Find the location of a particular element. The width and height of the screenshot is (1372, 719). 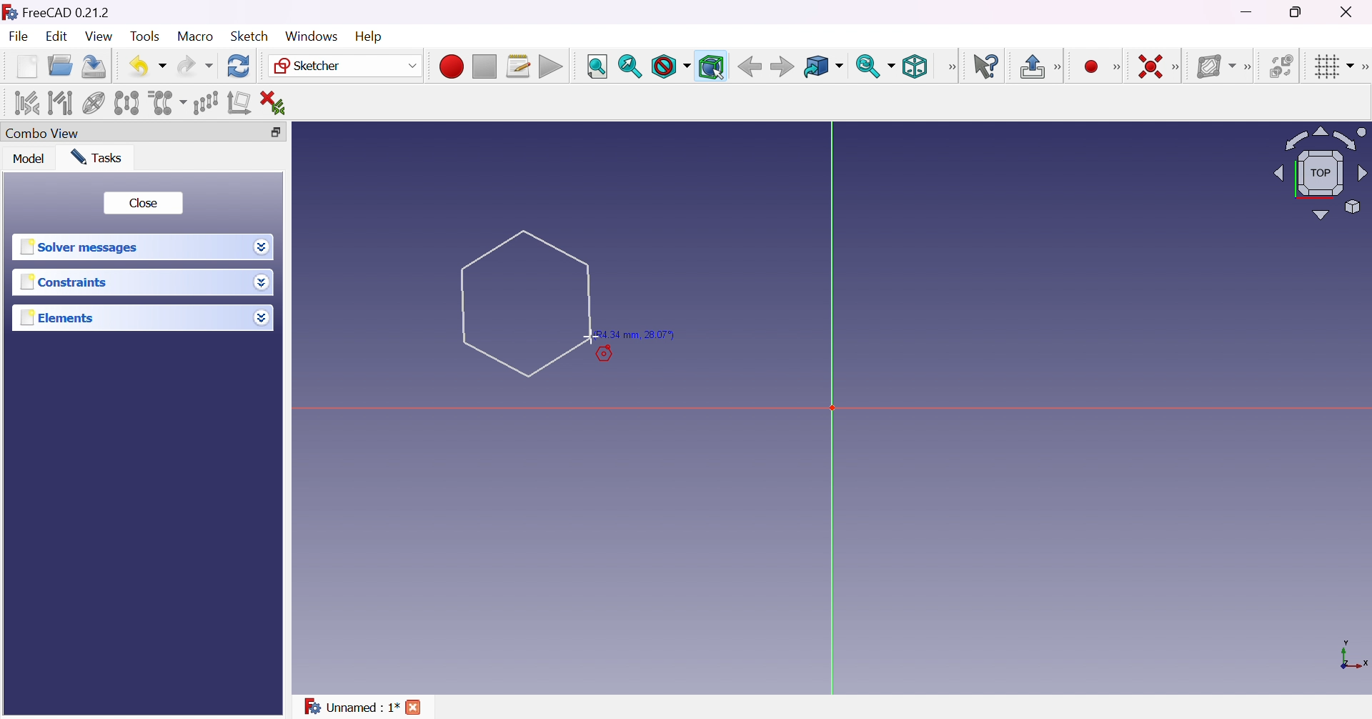

Toggle grid is located at coordinates (1335, 67).